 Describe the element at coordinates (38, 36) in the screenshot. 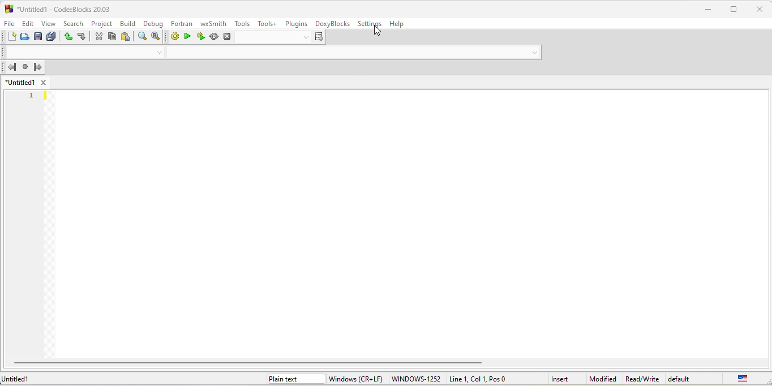

I see `save` at that location.